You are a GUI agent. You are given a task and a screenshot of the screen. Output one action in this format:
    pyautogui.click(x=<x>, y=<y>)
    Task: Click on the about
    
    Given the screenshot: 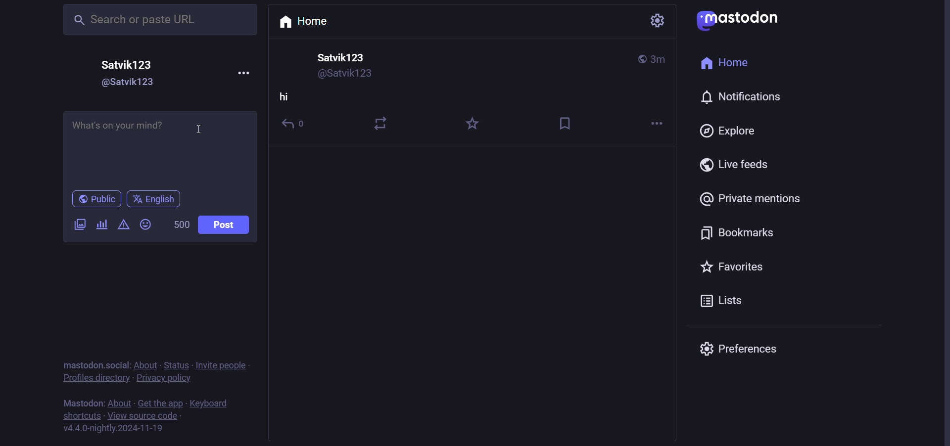 What is the action you would take?
    pyautogui.click(x=144, y=365)
    